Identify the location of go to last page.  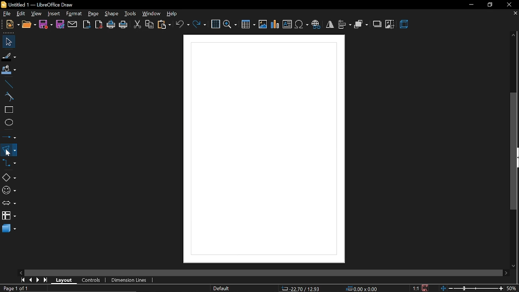
(47, 280).